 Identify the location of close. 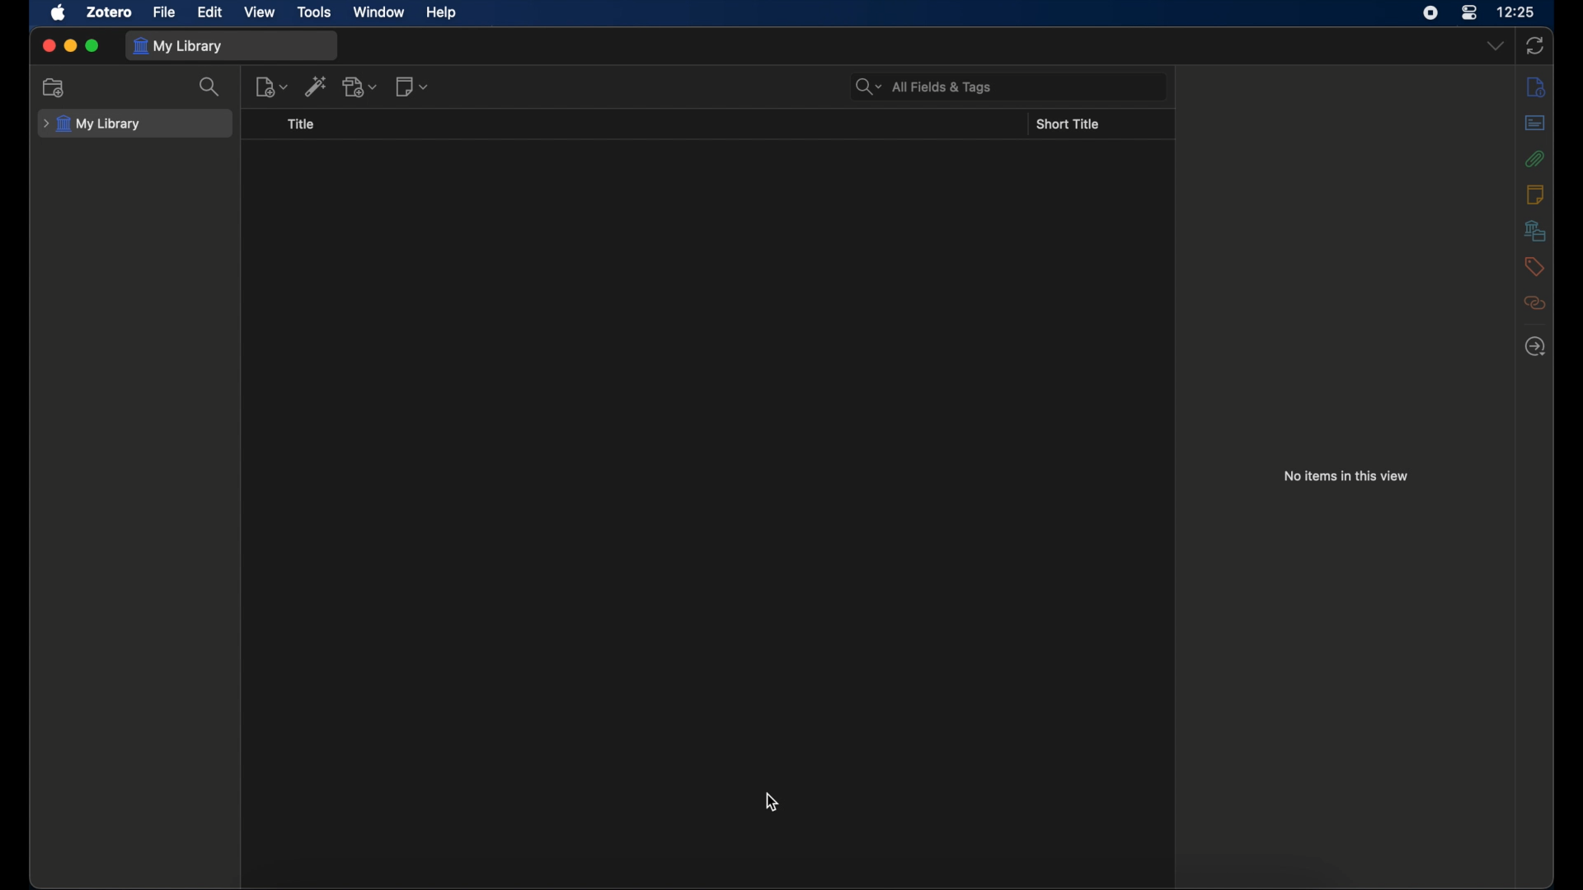
(48, 45).